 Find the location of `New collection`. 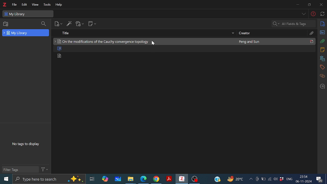

New collection is located at coordinates (5, 24).